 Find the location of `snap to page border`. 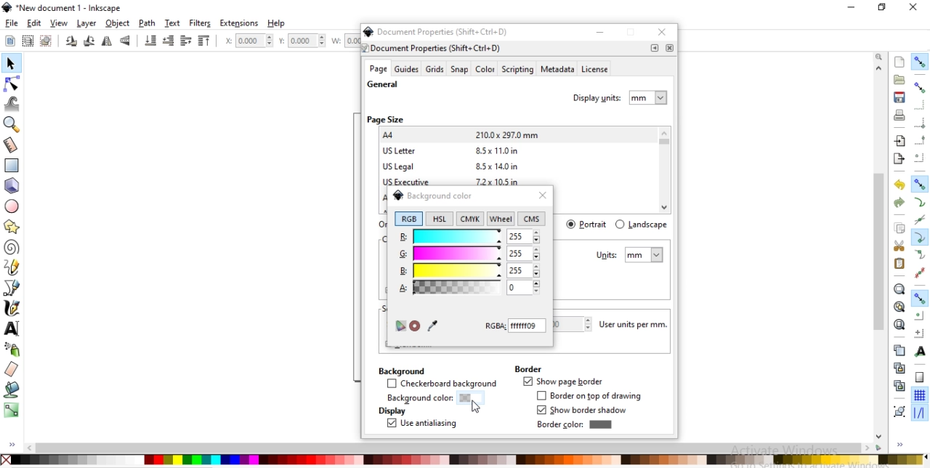

snap to page border is located at coordinates (920, 378).